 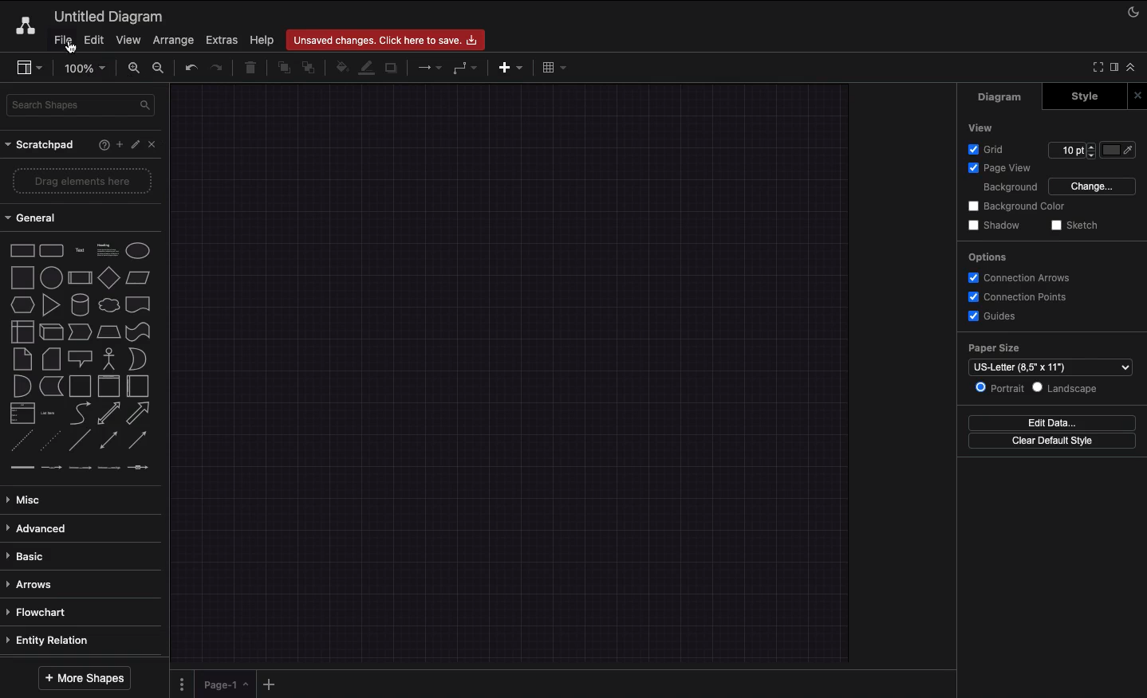 I want to click on General , so click(x=40, y=218).